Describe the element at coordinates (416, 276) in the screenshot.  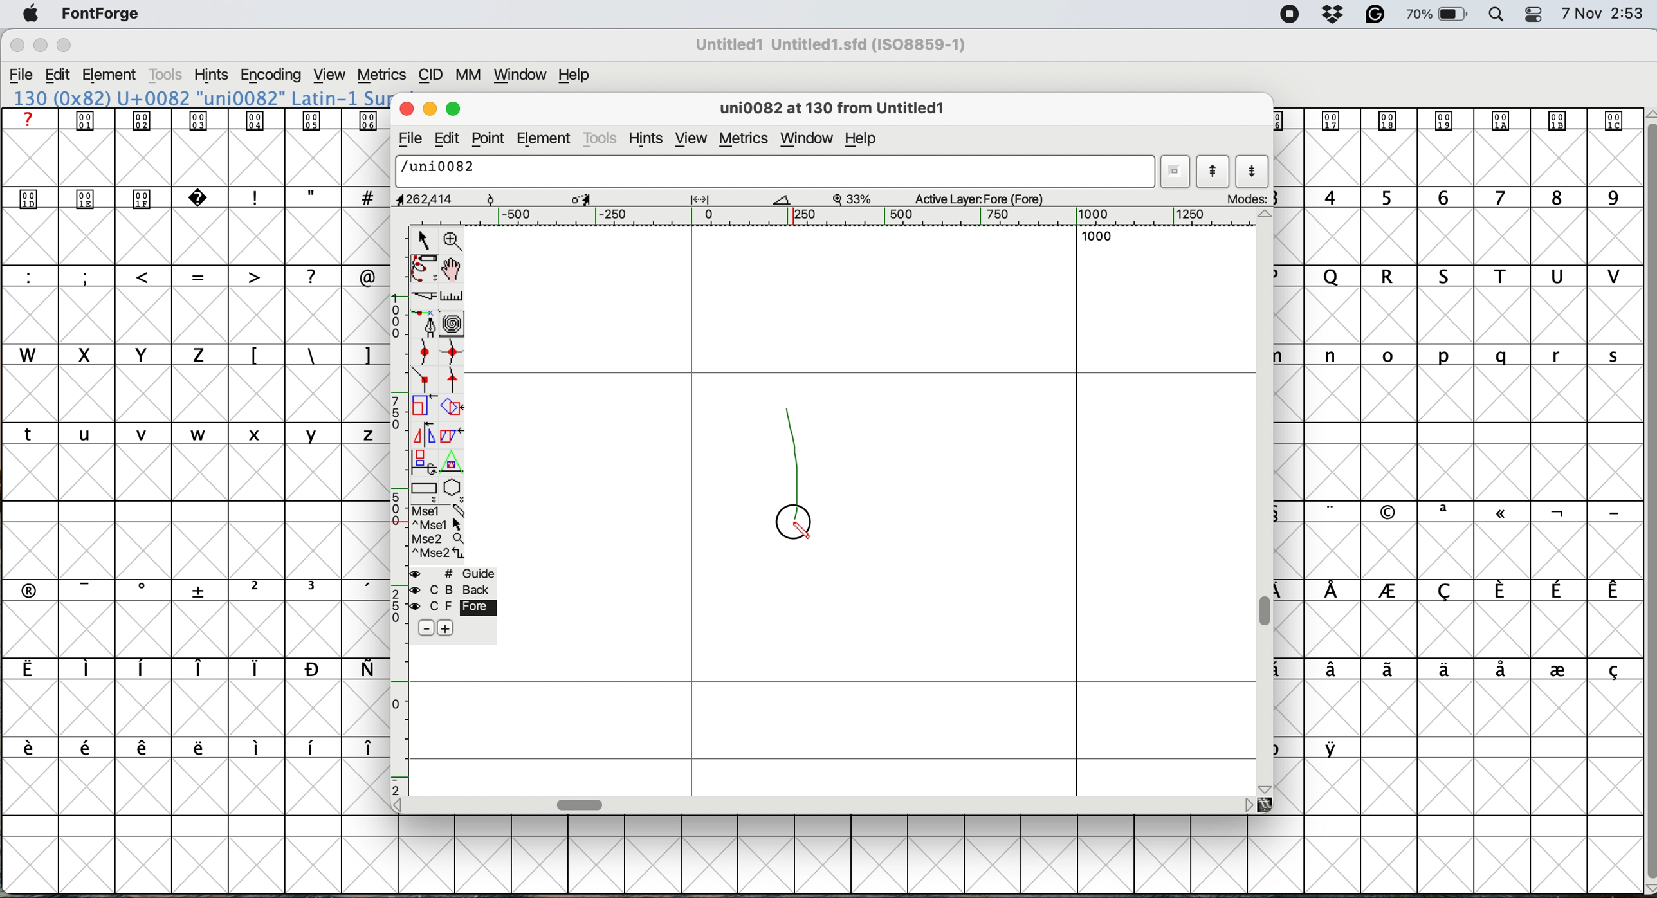
I see `uppercase letters` at that location.